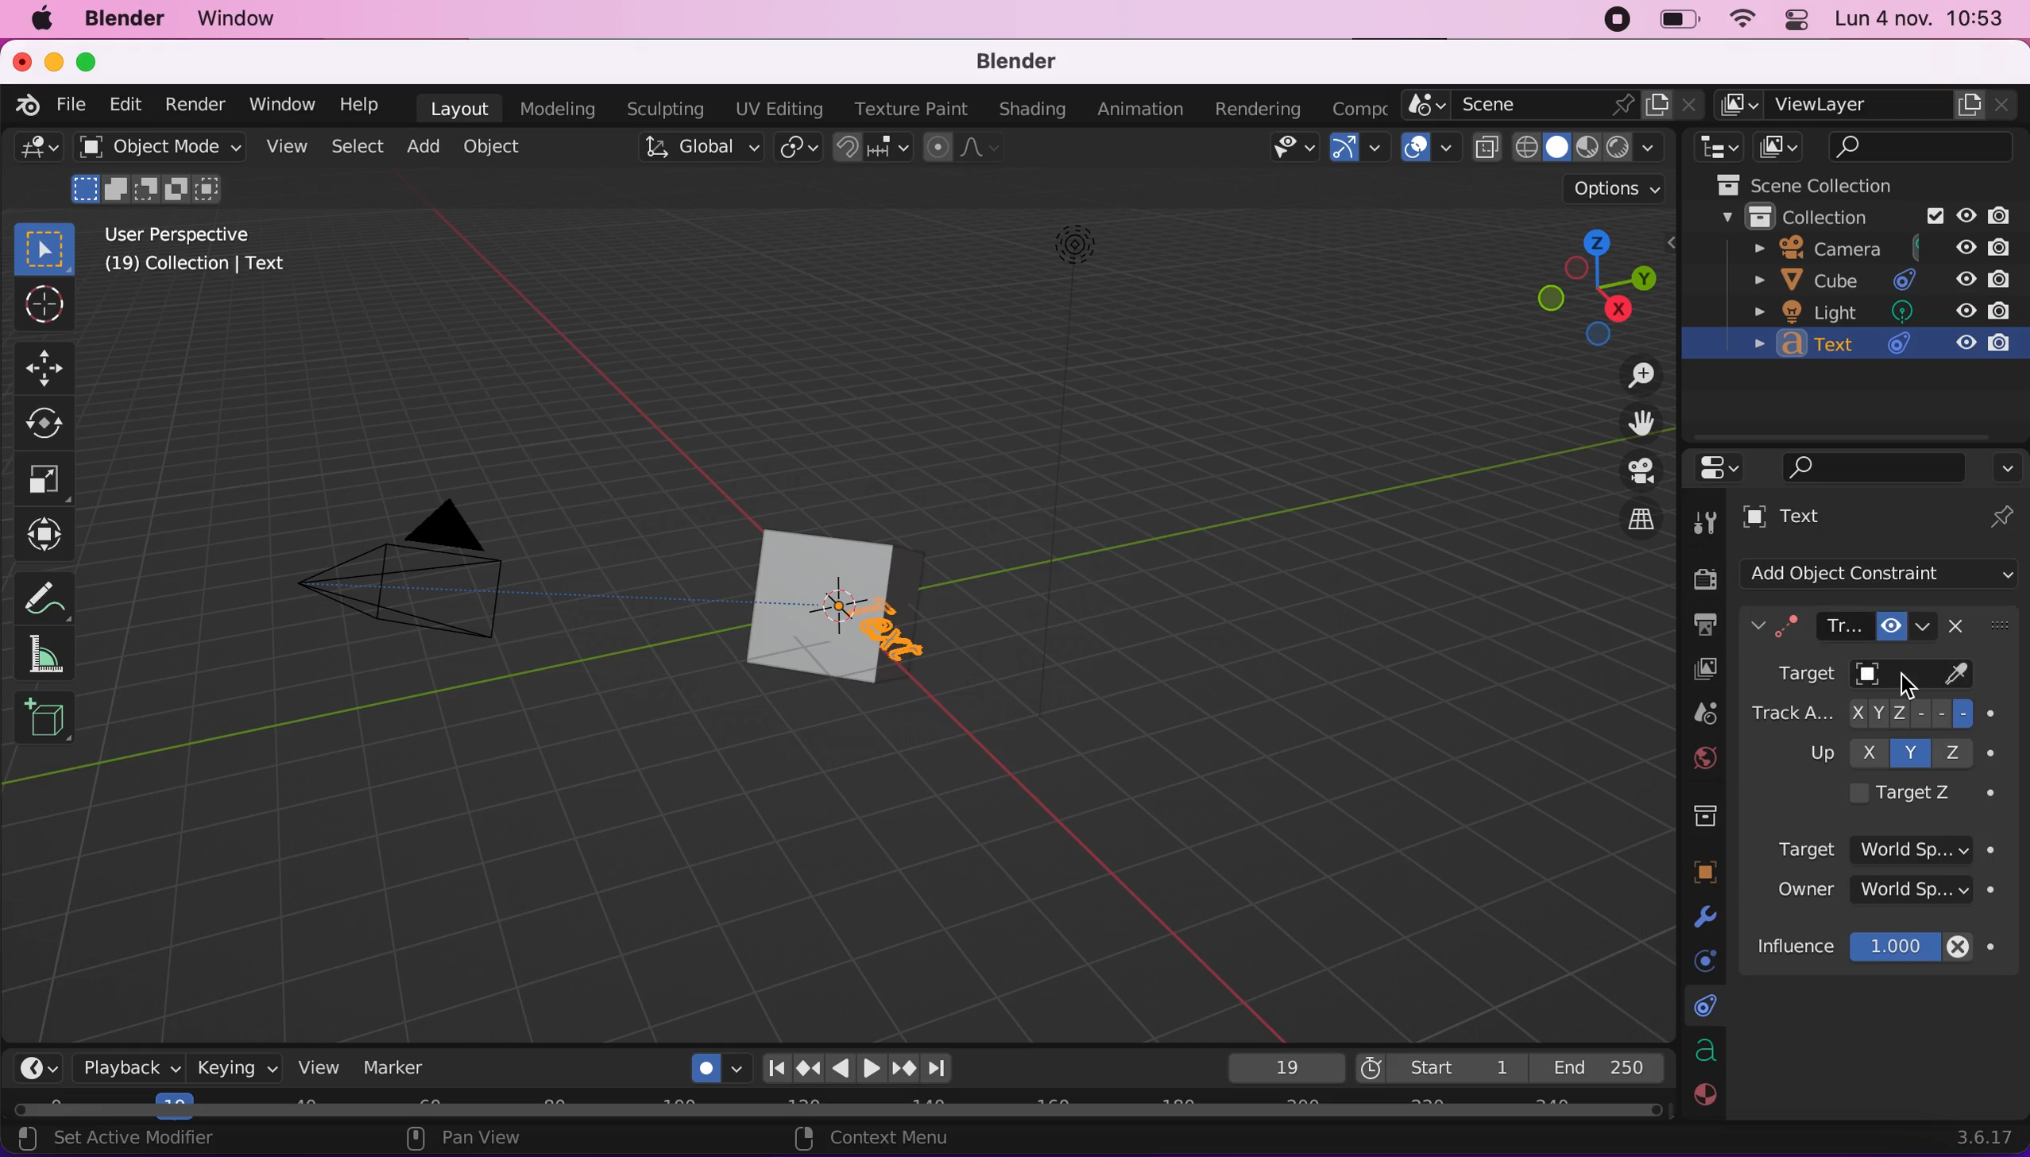 The height and width of the screenshot is (1157, 2030). Describe the element at coordinates (901, 635) in the screenshot. I see `text selected` at that location.